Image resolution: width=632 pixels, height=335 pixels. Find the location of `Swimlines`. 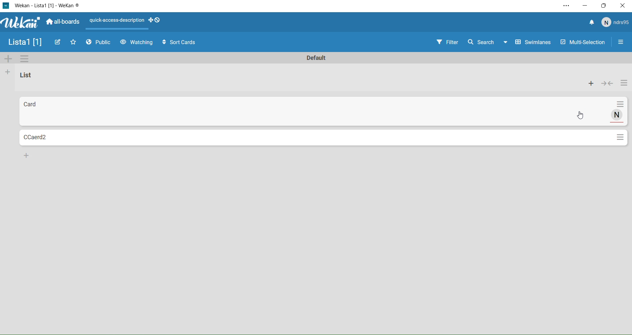

Swimlines is located at coordinates (529, 42).